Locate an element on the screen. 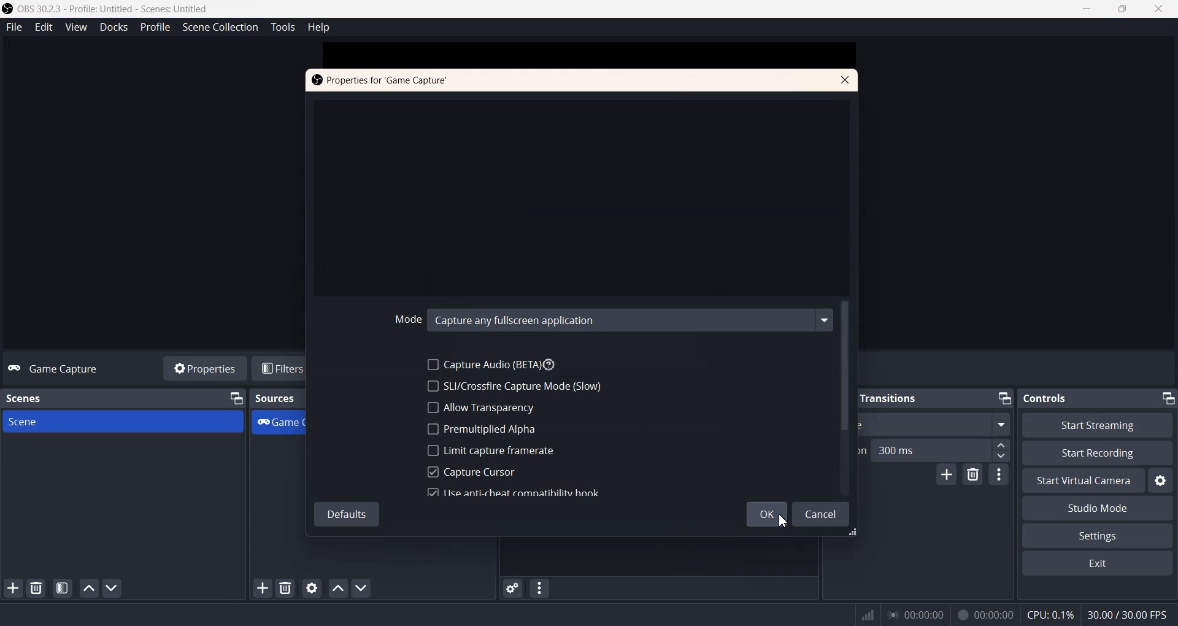 Image resolution: width=1178 pixels, height=626 pixels. File is located at coordinates (15, 26).